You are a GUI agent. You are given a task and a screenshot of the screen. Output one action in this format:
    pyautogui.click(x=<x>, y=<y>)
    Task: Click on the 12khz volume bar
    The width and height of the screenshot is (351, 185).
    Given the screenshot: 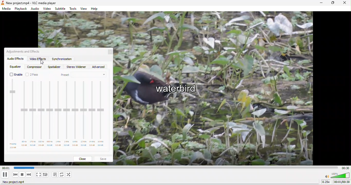 What is the action you would take?
    pyautogui.click(x=84, y=114)
    